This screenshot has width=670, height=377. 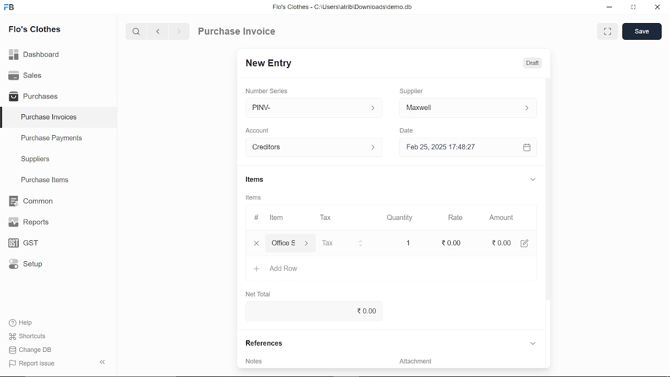 I want to click on close, so click(x=656, y=8).